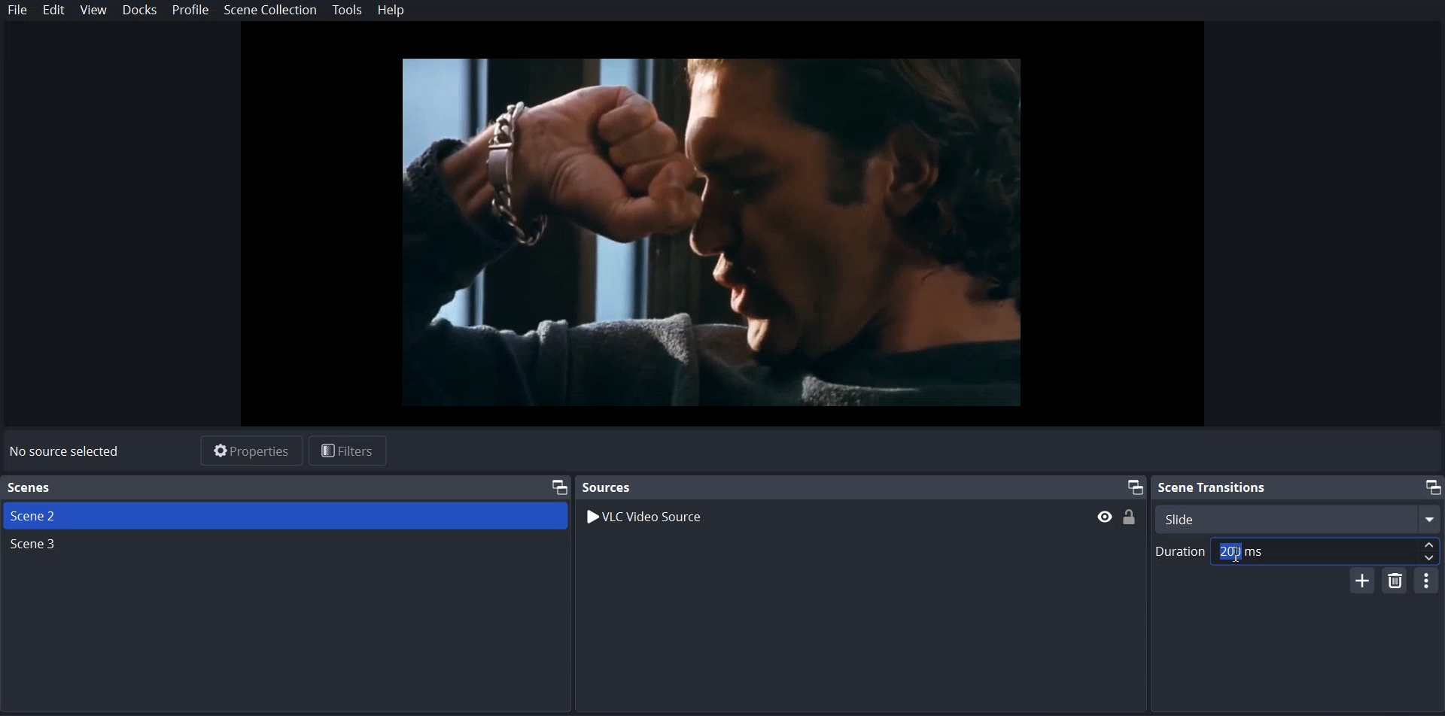 The height and width of the screenshot is (716, 1445). I want to click on Text Cursor, so click(1235, 554).